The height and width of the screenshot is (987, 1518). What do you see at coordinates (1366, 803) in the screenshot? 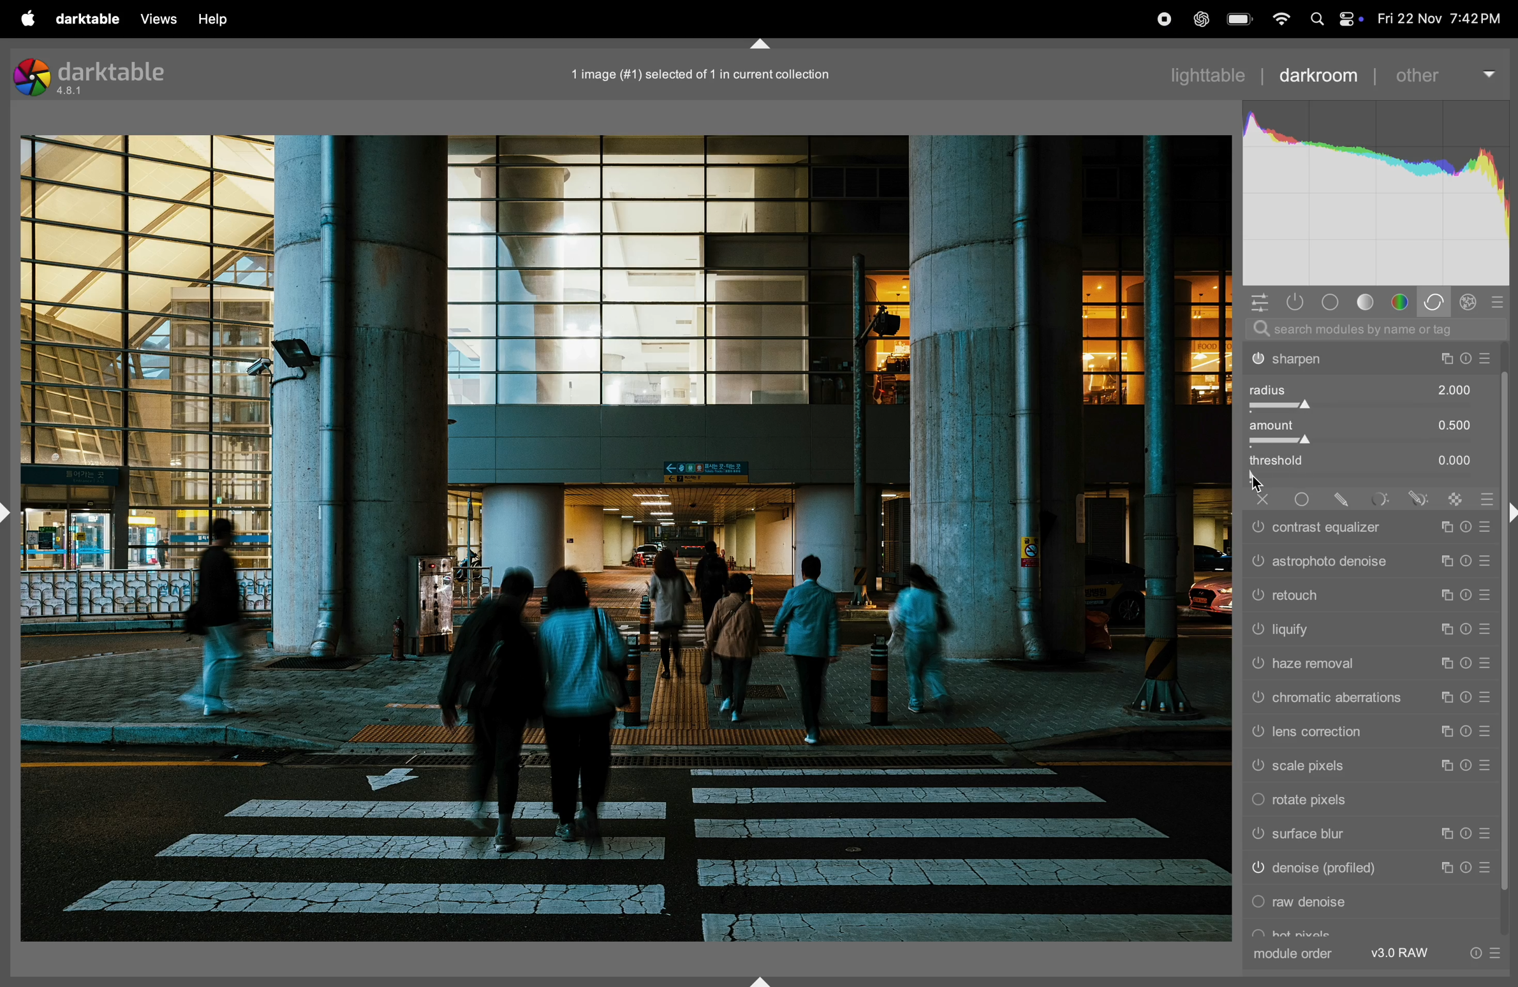
I see `rotate pixels` at bounding box center [1366, 803].